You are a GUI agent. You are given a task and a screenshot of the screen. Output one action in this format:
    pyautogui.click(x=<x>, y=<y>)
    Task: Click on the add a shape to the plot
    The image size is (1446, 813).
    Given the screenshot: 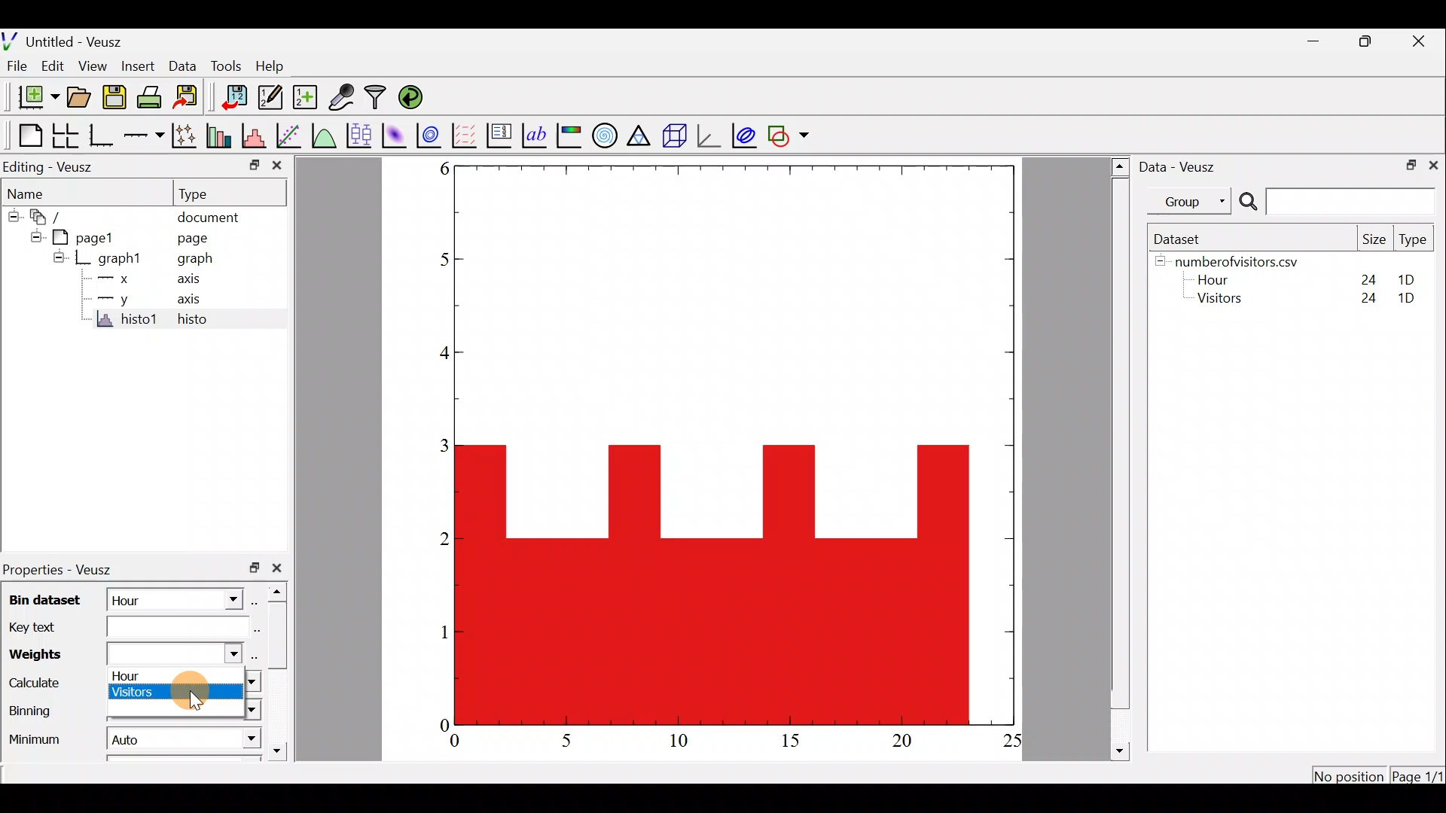 What is the action you would take?
    pyautogui.click(x=789, y=136)
    